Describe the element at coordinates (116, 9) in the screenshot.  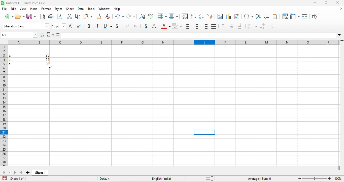
I see `help` at that location.